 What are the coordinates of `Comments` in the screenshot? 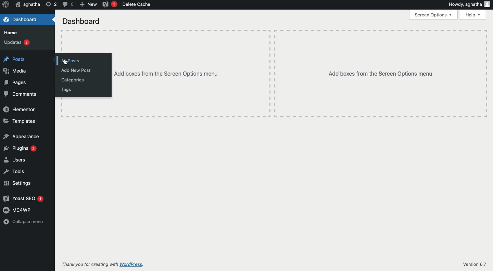 It's located at (21, 94).